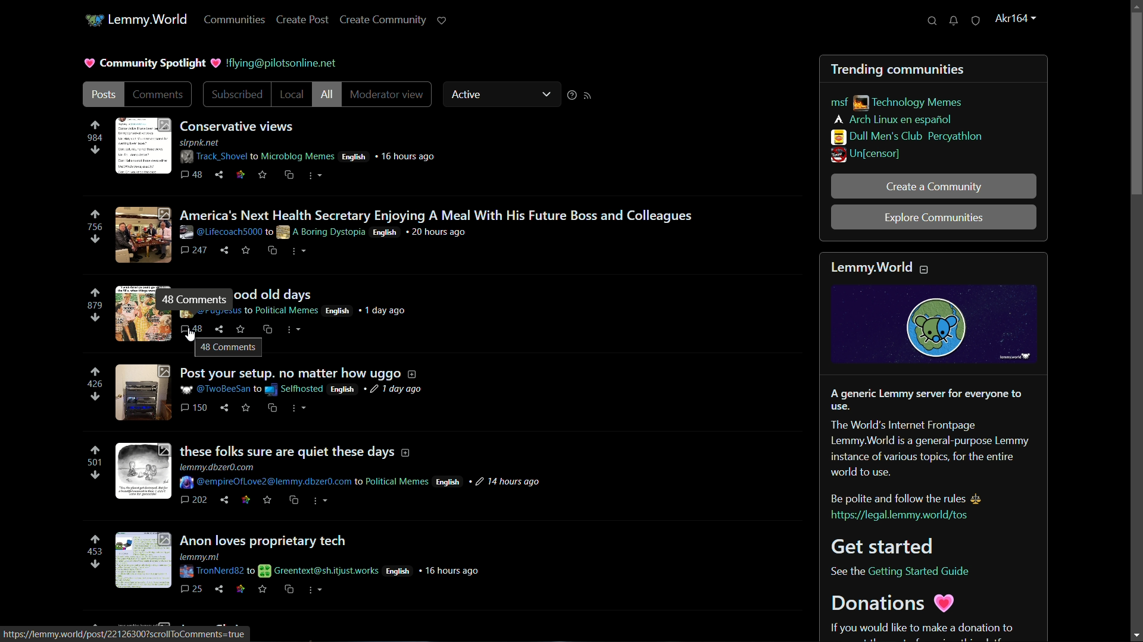 Image resolution: width=1143 pixels, height=642 pixels. What do you see at coordinates (933, 21) in the screenshot?
I see `search` at bounding box center [933, 21].